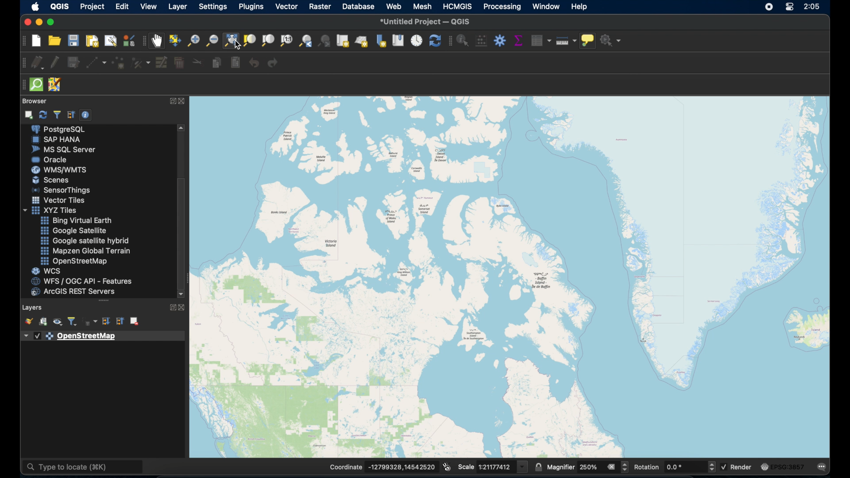 This screenshot has width=850, height=478. I want to click on scroll up arrow, so click(182, 127).